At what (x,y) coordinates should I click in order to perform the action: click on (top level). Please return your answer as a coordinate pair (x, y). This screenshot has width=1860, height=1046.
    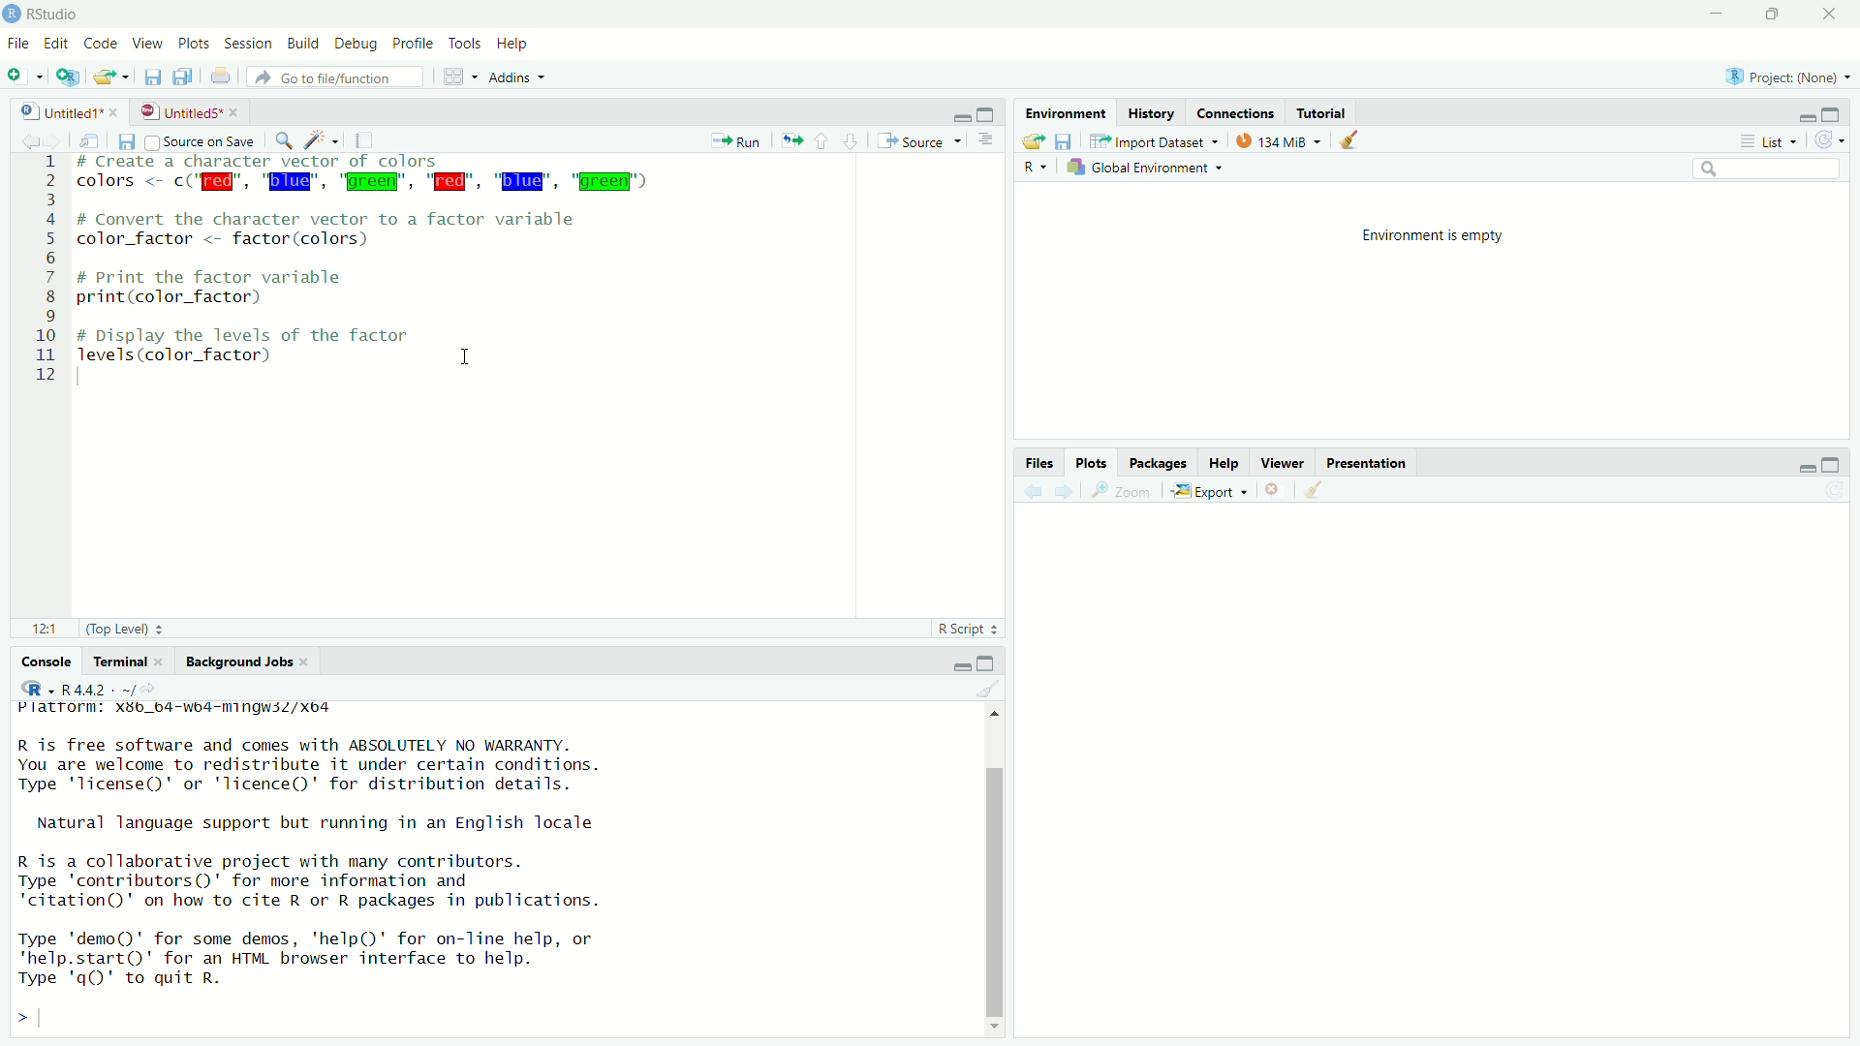
    Looking at the image, I should click on (133, 629).